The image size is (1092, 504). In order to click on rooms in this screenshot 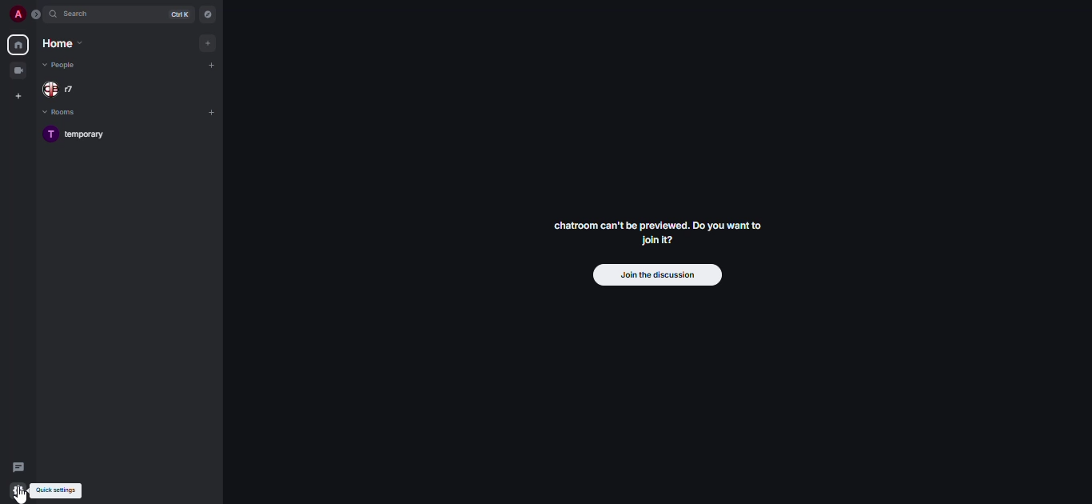, I will do `click(71, 113)`.